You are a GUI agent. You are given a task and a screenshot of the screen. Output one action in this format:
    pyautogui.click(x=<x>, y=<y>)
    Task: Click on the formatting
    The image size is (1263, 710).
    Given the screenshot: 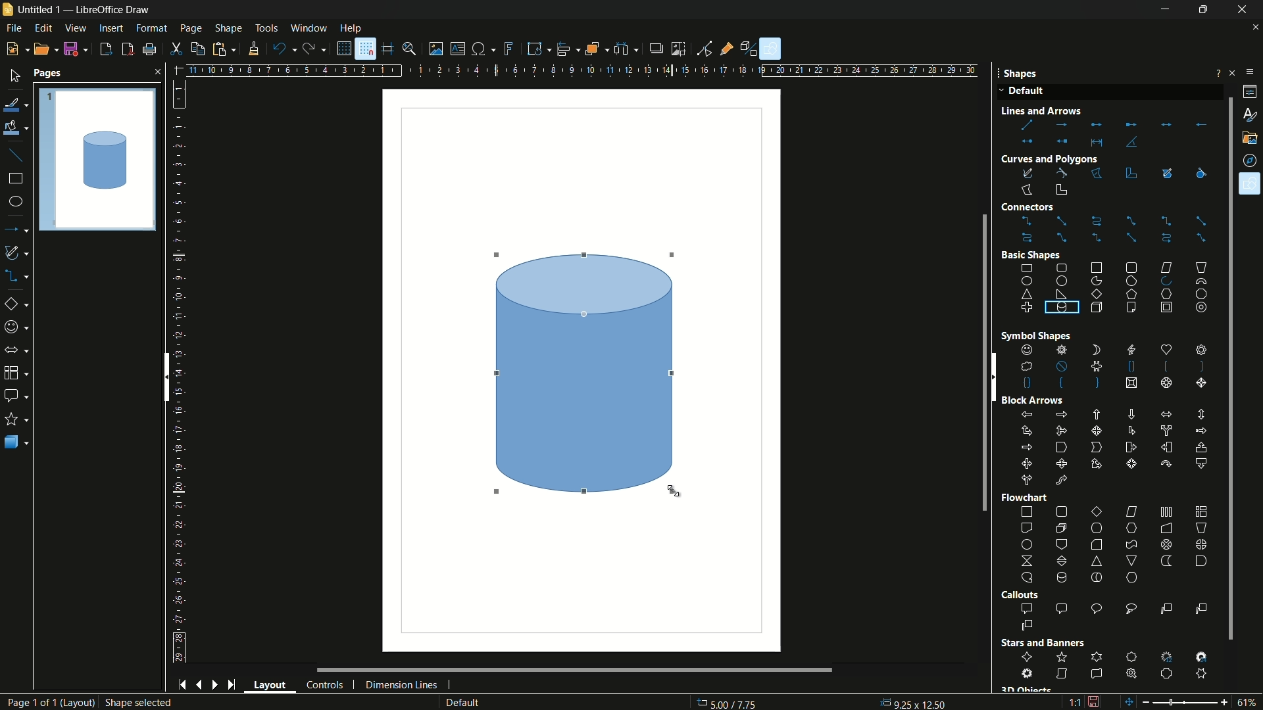 What is the action you would take?
    pyautogui.click(x=255, y=49)
    